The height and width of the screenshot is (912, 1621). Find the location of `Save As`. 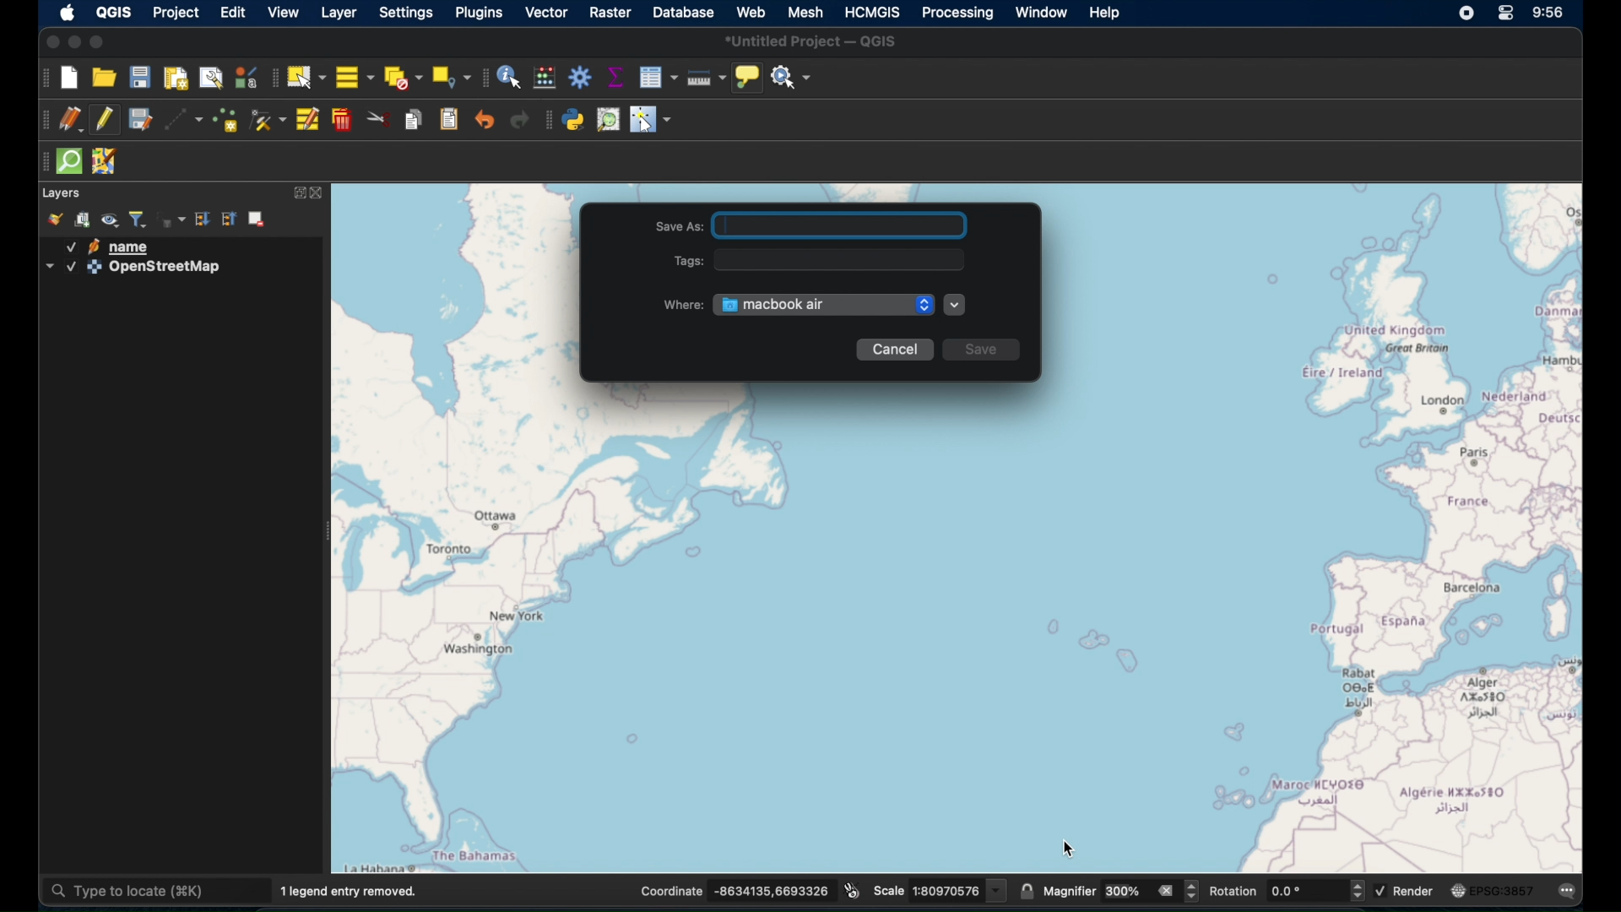

Save As is located at coordinates (814, 225).